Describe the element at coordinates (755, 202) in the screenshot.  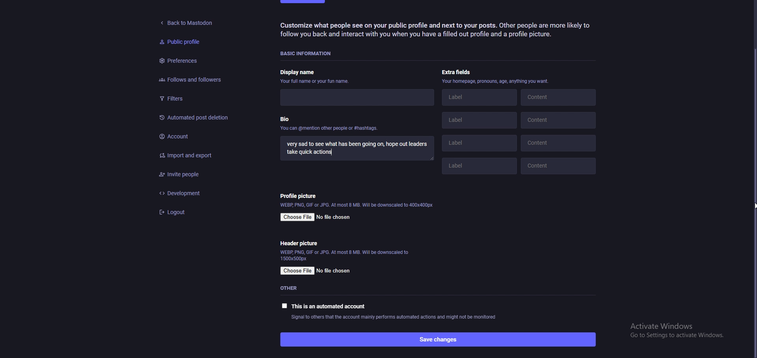
I see `cursor` at that location.